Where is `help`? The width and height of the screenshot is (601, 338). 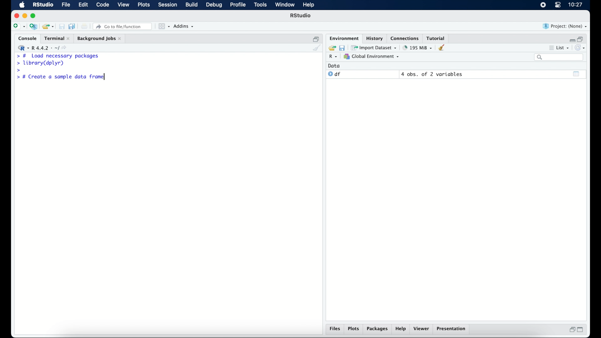
help is located at coordinates (401, 330).